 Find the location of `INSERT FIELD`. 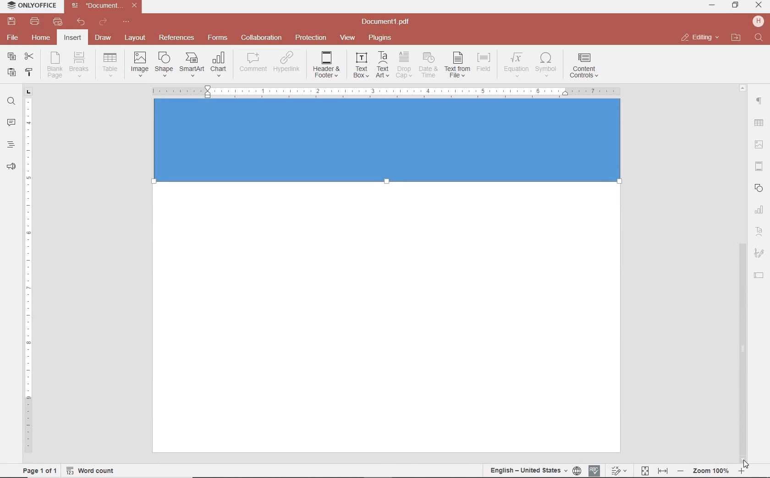

INSERT FIELD is located at coordinates (484, 62).